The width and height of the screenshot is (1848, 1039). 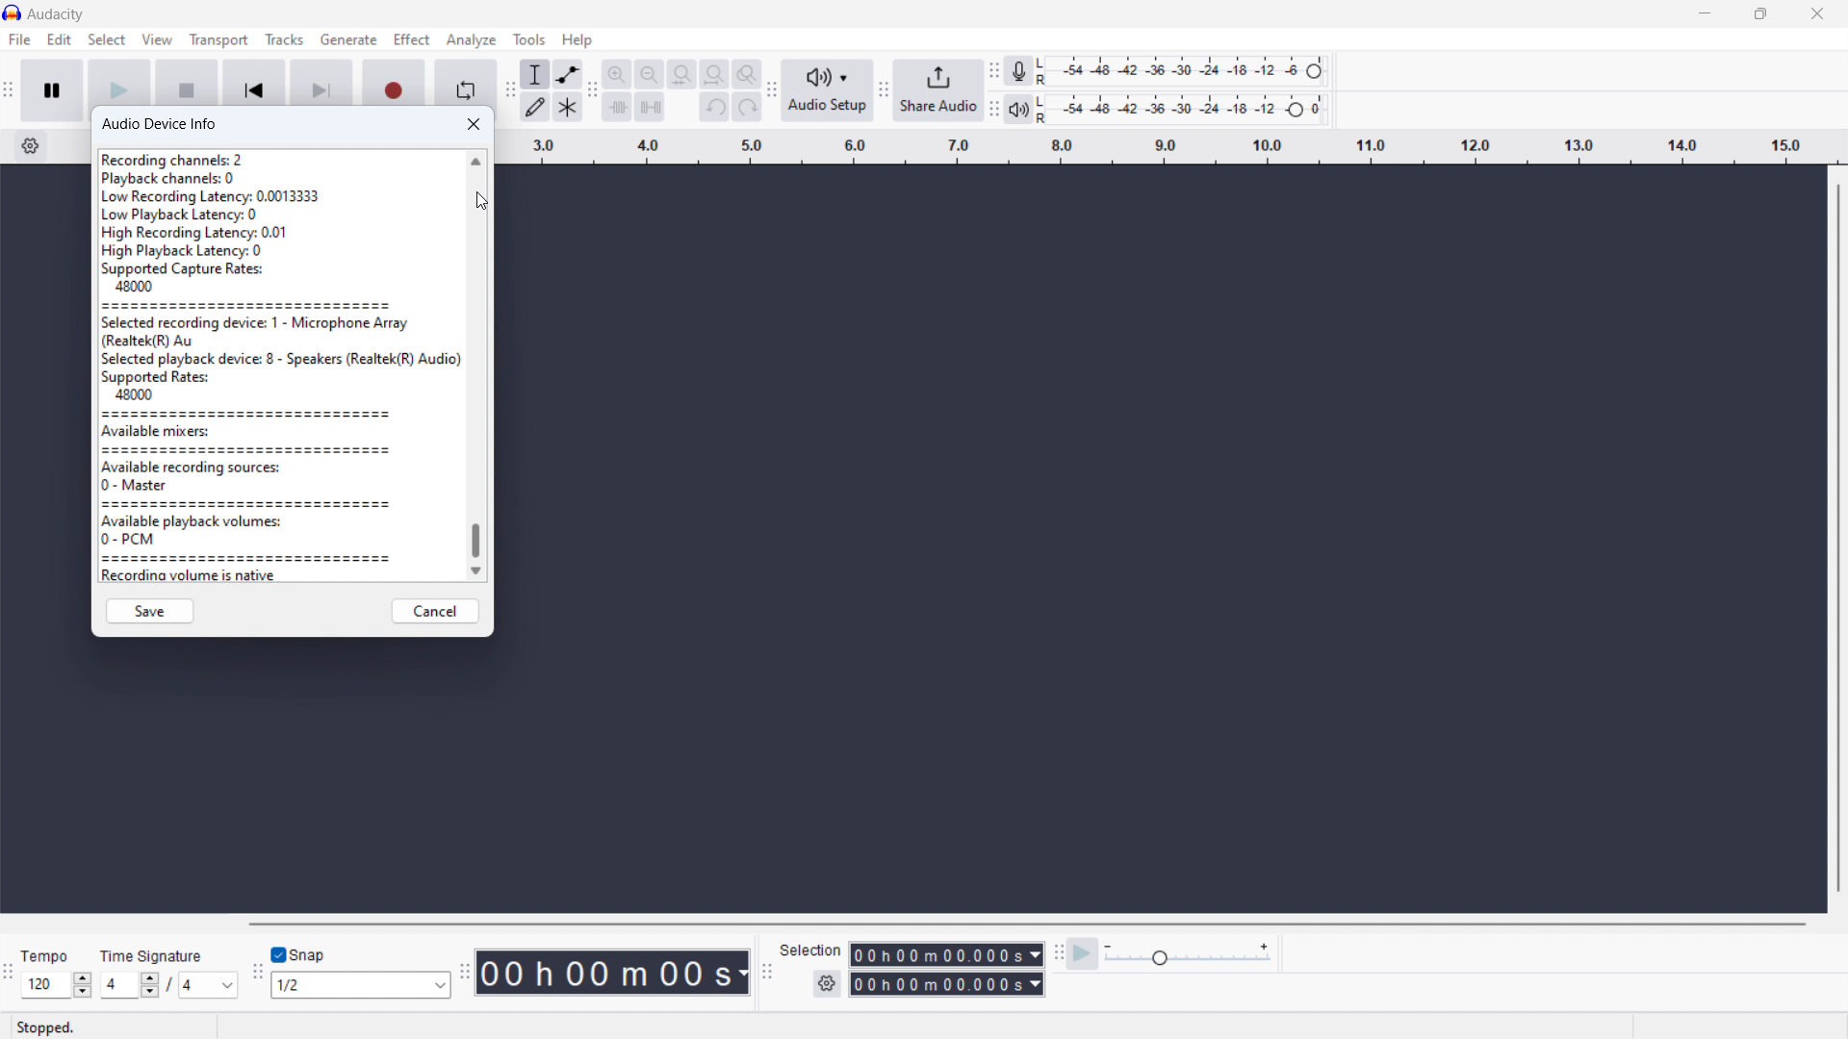 What do you see at coordinates (993, 72) in the screenshot?
I see `recording meter toolbar` at bounding box center [993, 72].